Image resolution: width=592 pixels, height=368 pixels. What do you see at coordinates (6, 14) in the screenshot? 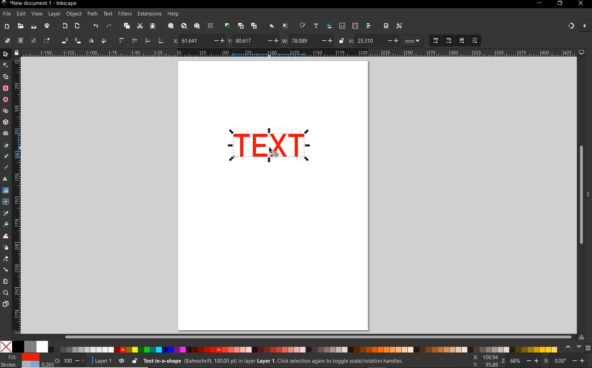
I see `file` at bounding box center [6, 14].